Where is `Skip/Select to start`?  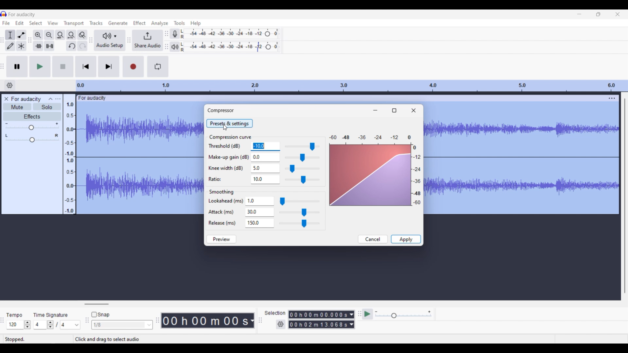 Skip/Select to start is located at coordinates (86, 67).